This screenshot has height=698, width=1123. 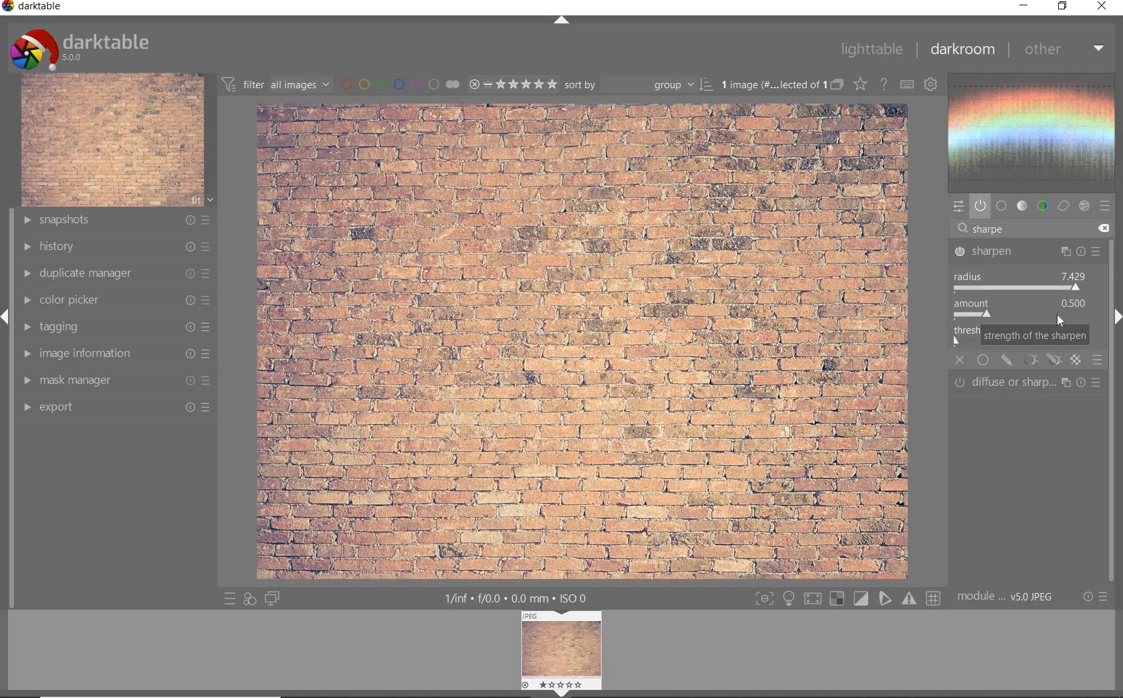 I want to click on wave form, so click(x=1035, y=133).